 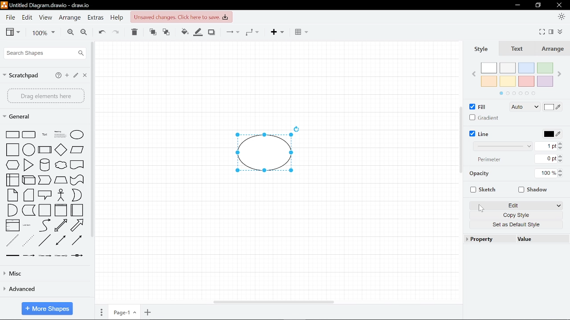 What do you see at coordinates (28, 211) in the screenshot?
I see `data storage` at bounding box center [28, 211].